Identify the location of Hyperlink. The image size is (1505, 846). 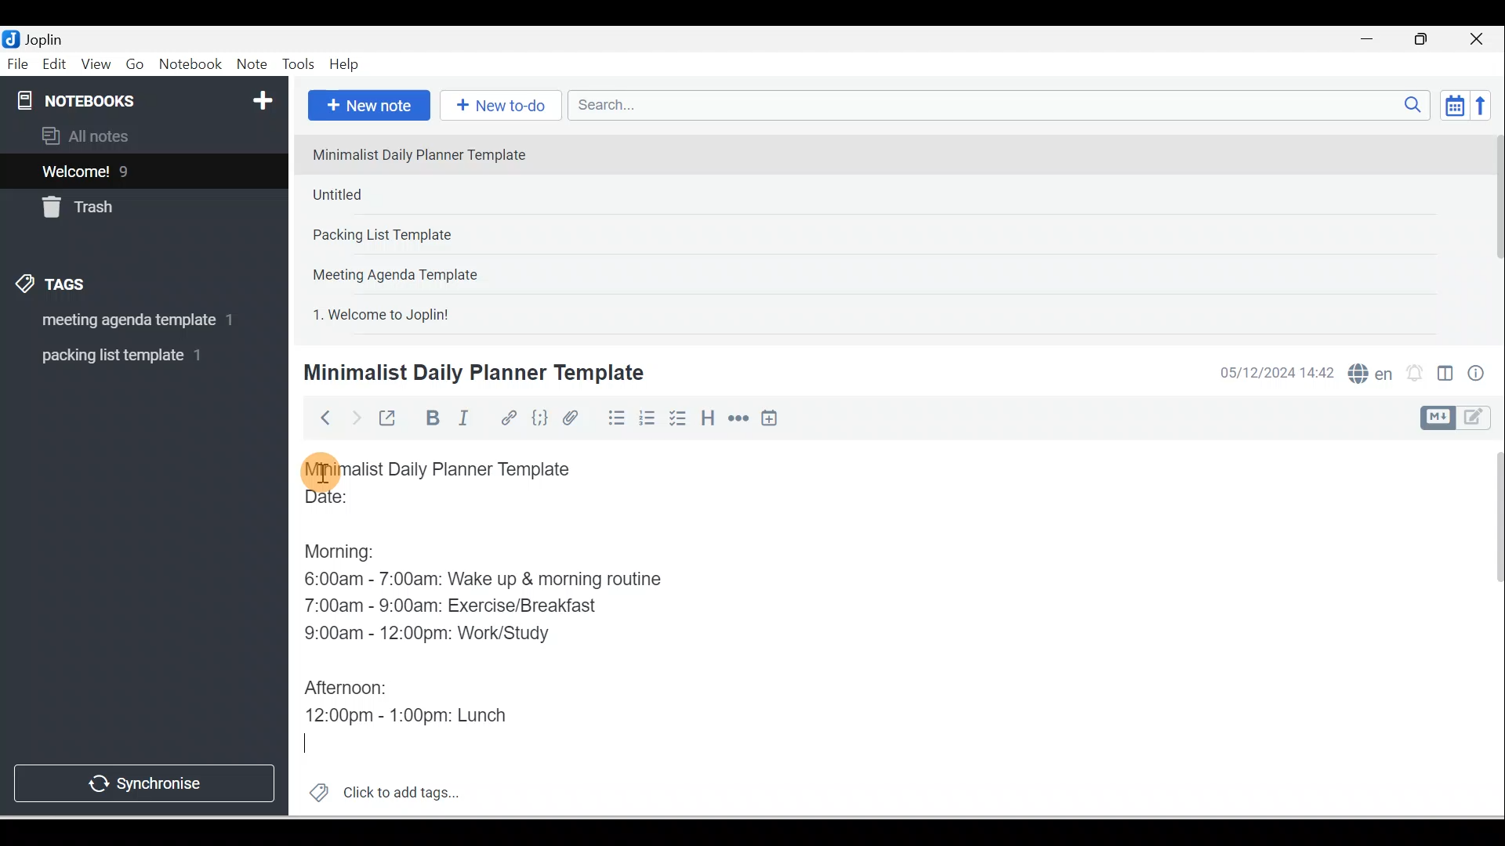
(507, 419).